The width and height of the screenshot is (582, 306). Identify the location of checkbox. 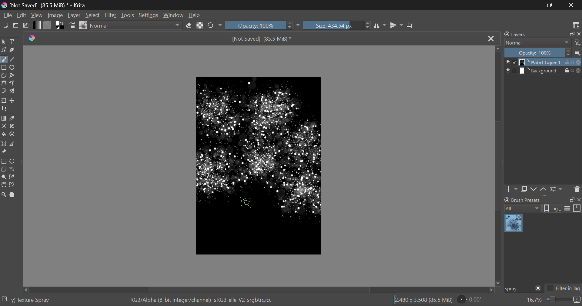
(511, 71).